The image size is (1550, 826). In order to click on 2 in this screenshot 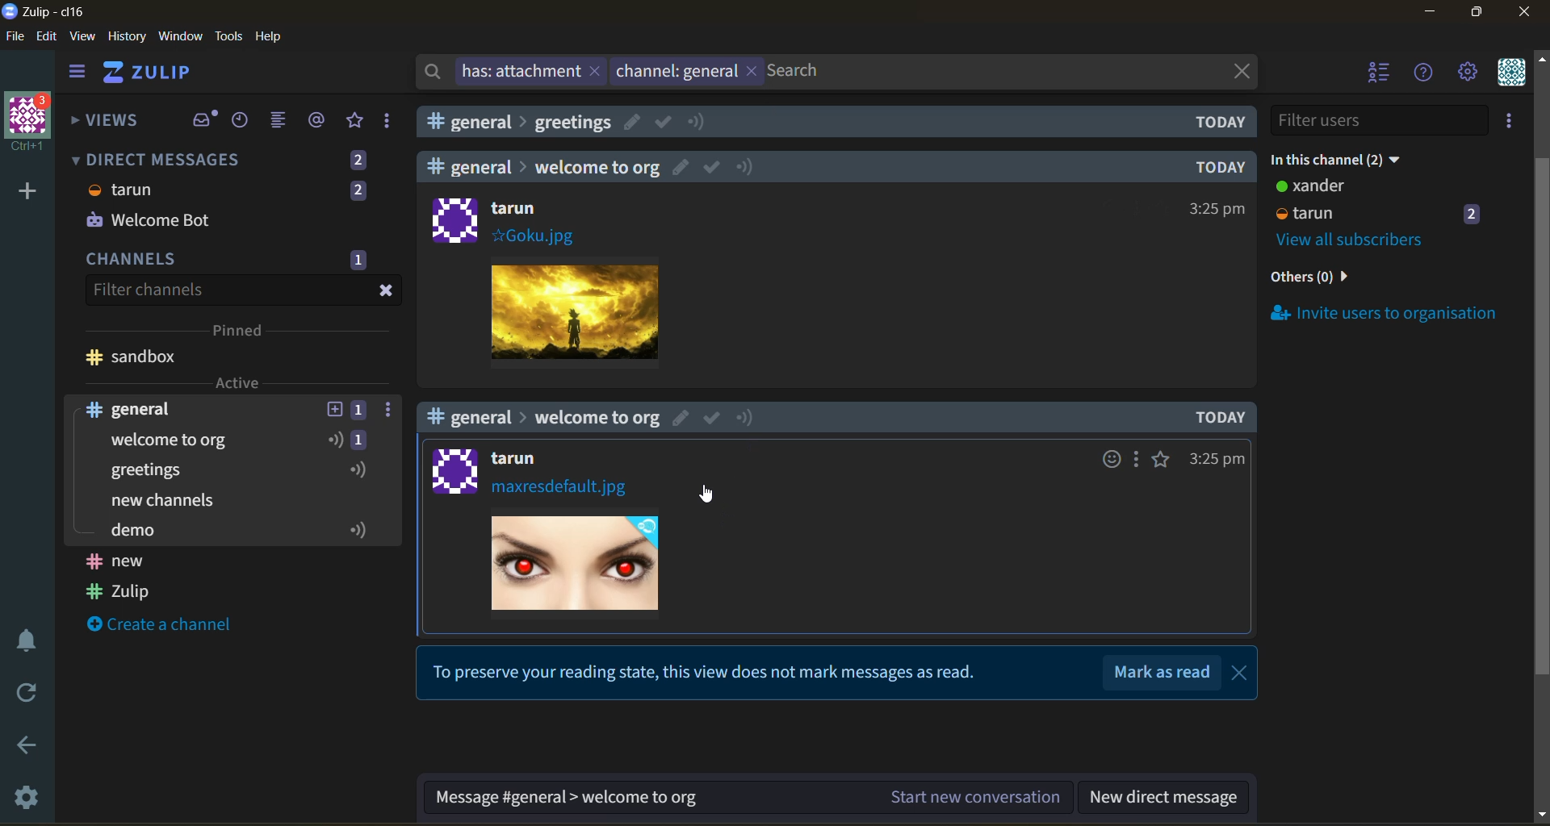, I will do `click(1474, 187)`.